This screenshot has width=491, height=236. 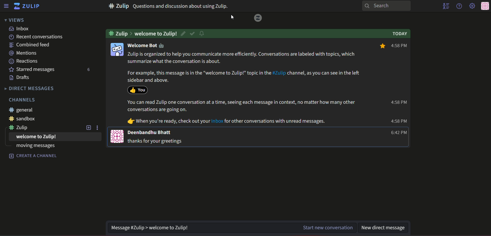 What do you see at coordinates (23, 119) in the screenshot?
I see `#sandbox` at bounding box center [23, 119].